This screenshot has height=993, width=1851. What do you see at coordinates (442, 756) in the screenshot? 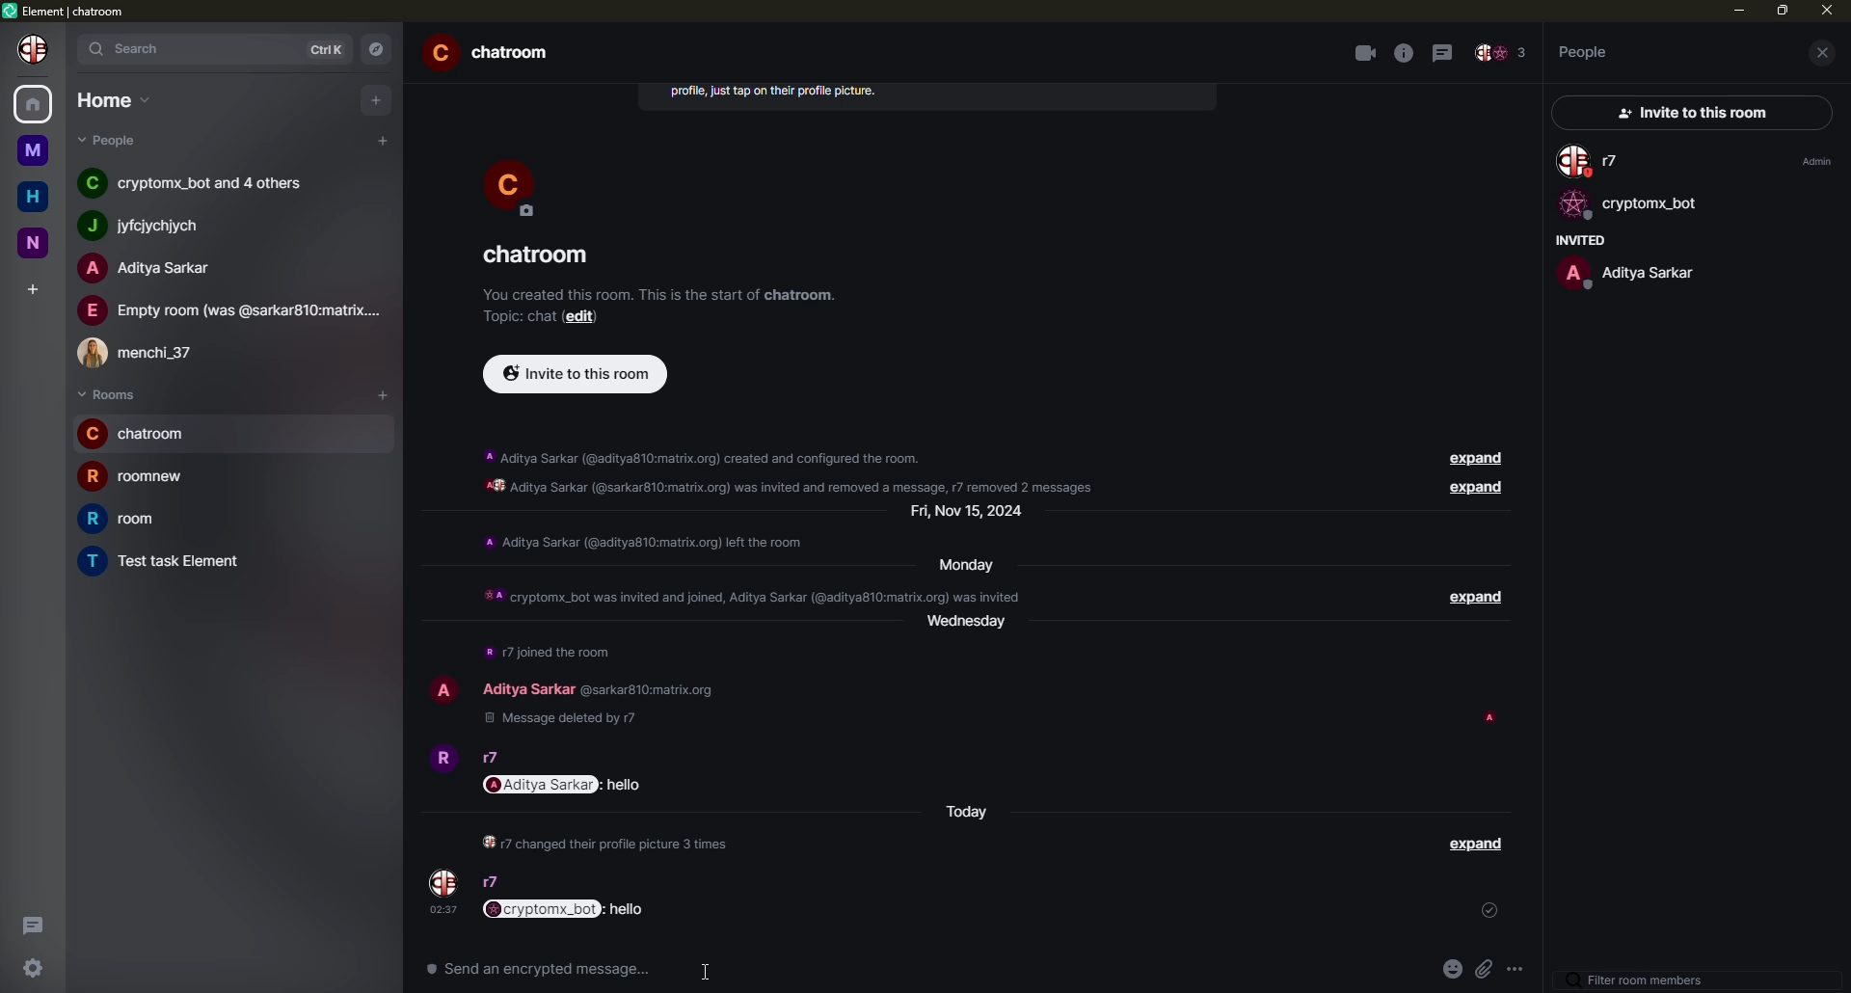
I see `profile` at bounding box center [442, 756].